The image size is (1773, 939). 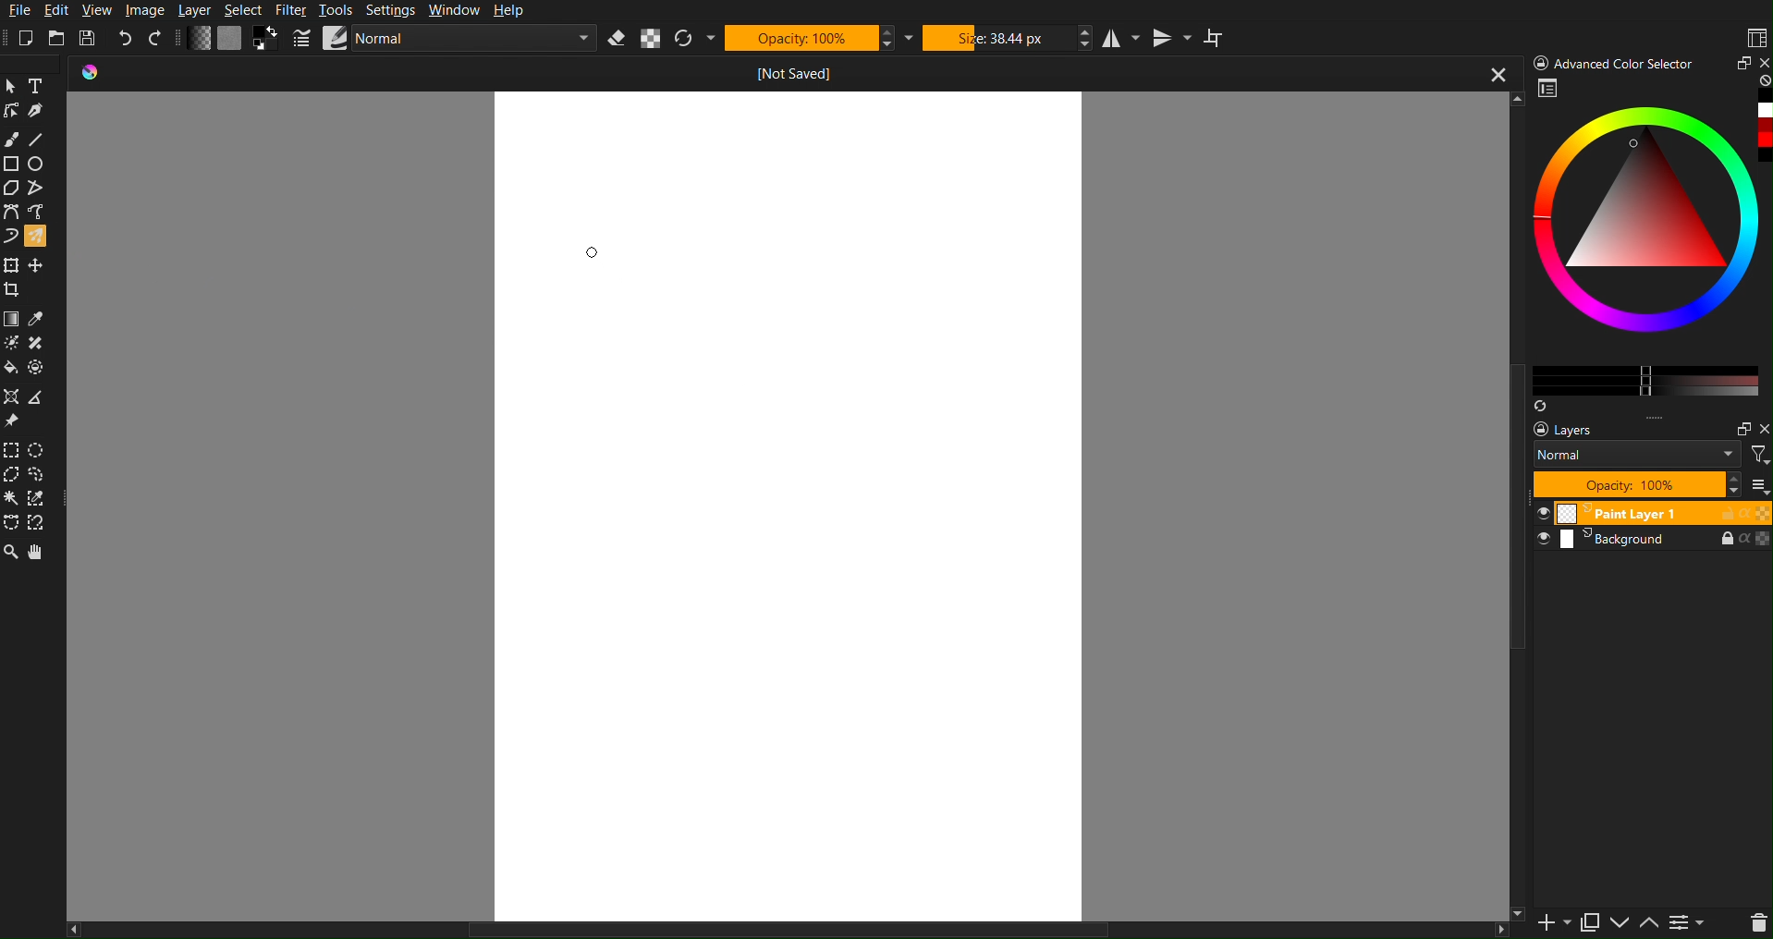 I want to click on minimize, so click(x=1741, y=63).